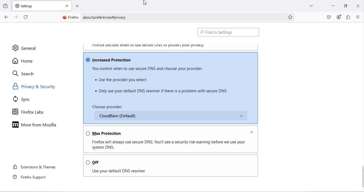 The height and width of the screenshot is (192, 364). I want to click on You control when to use secure DNS and choose your provider., so click(149, 69).